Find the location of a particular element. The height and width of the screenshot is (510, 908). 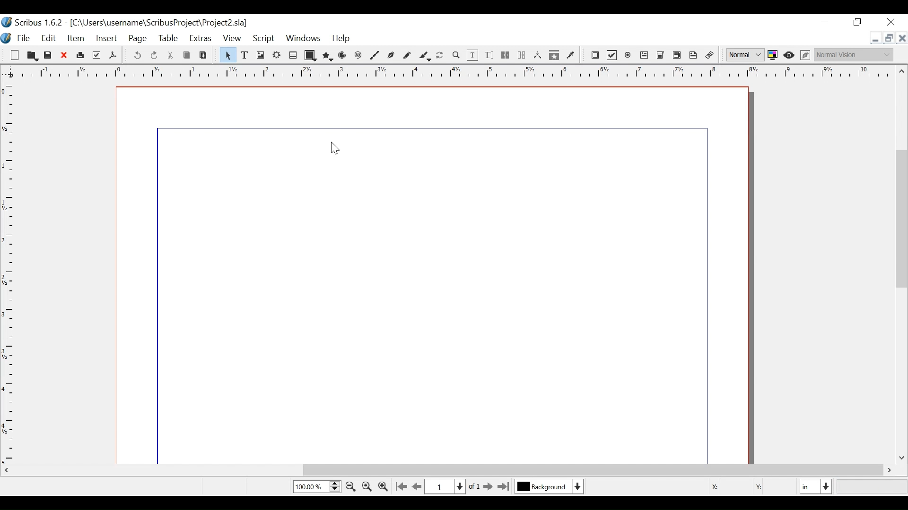

File is located at coordinates (22, 38).